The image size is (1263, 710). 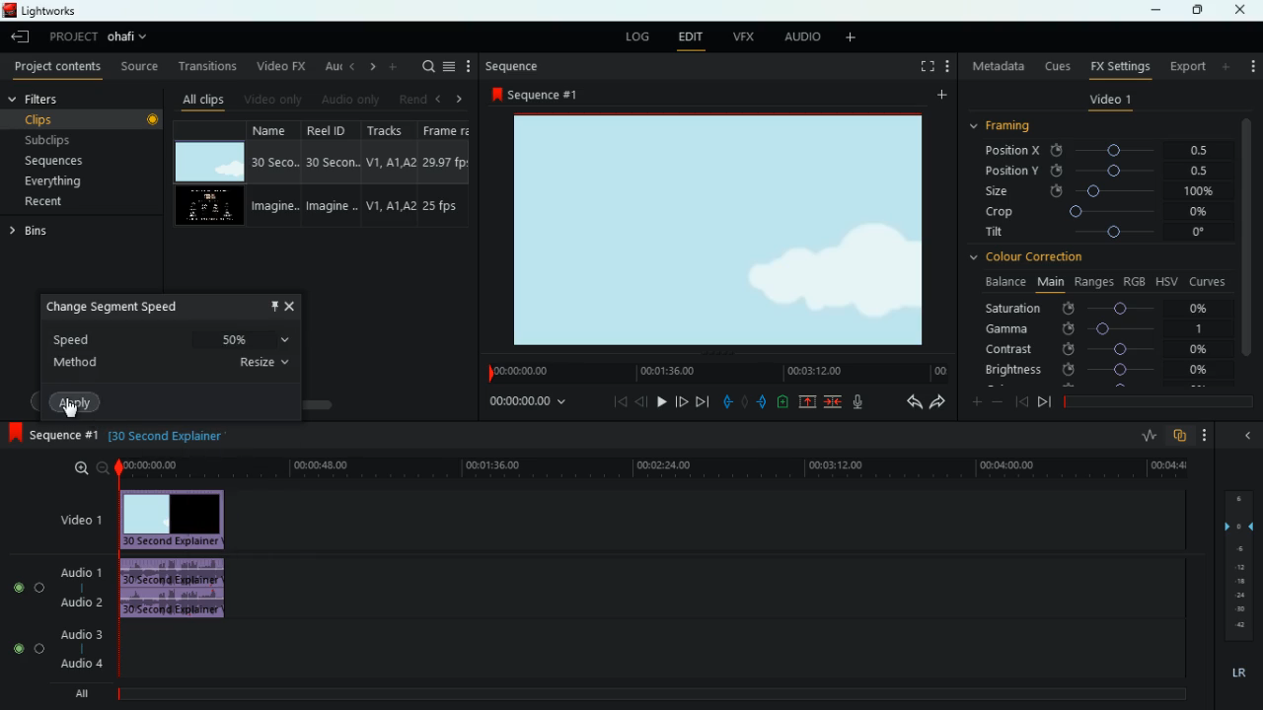 What do you see at coordinates (325, 173) in the screenshot?
I see `reel id` at bounding box center [325, 173].